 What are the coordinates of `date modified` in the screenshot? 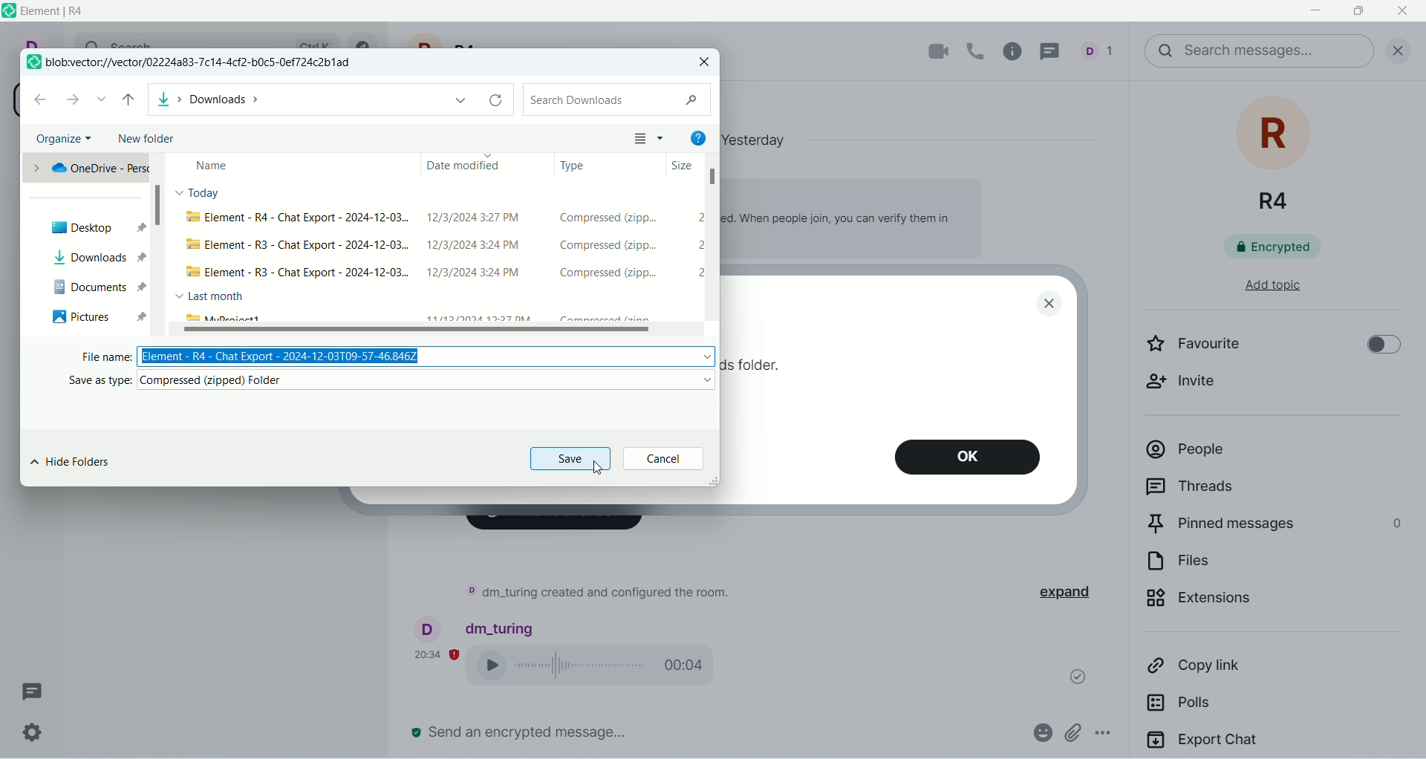 It's located at (460, 166).